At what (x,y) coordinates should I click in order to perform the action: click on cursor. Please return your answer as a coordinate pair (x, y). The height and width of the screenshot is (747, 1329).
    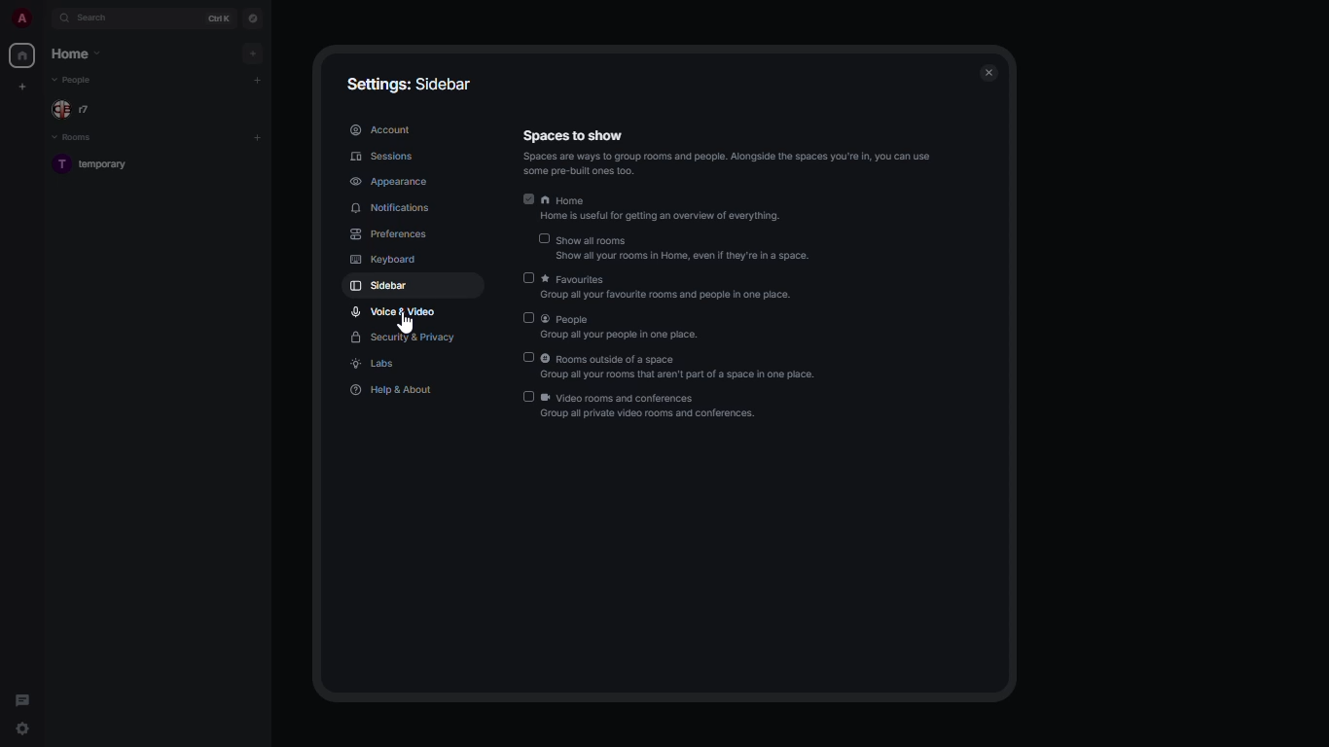
    Looking at the image, I should click on (406, 322).